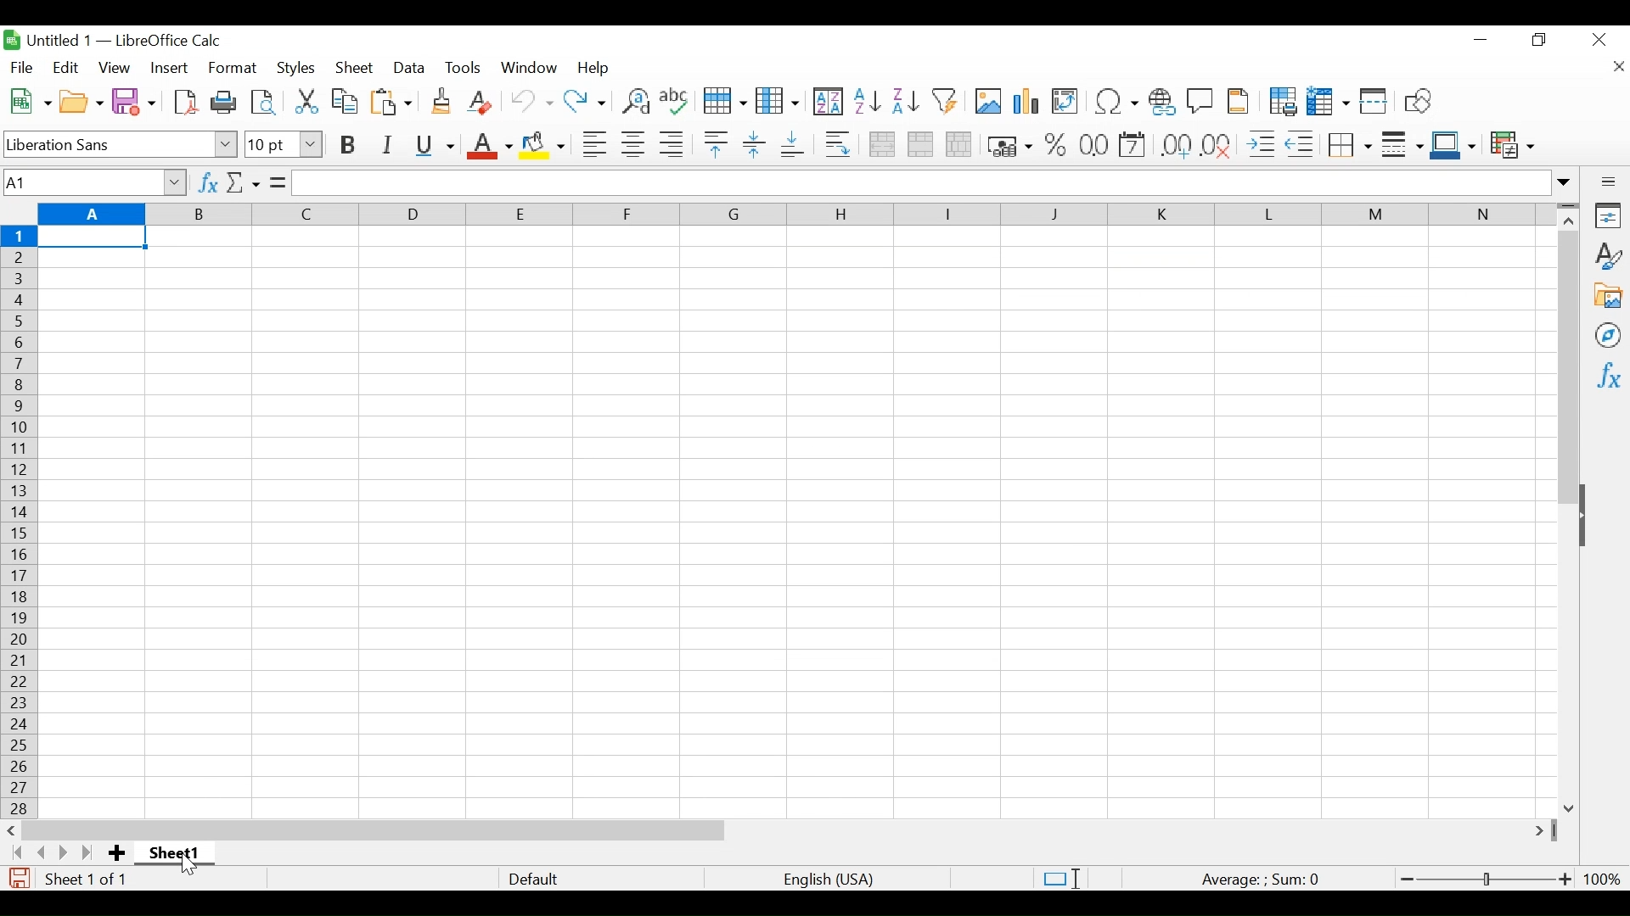  Describe the element at coordinates (1374, 102) in the screenshot. I see `Split Window` at that location.